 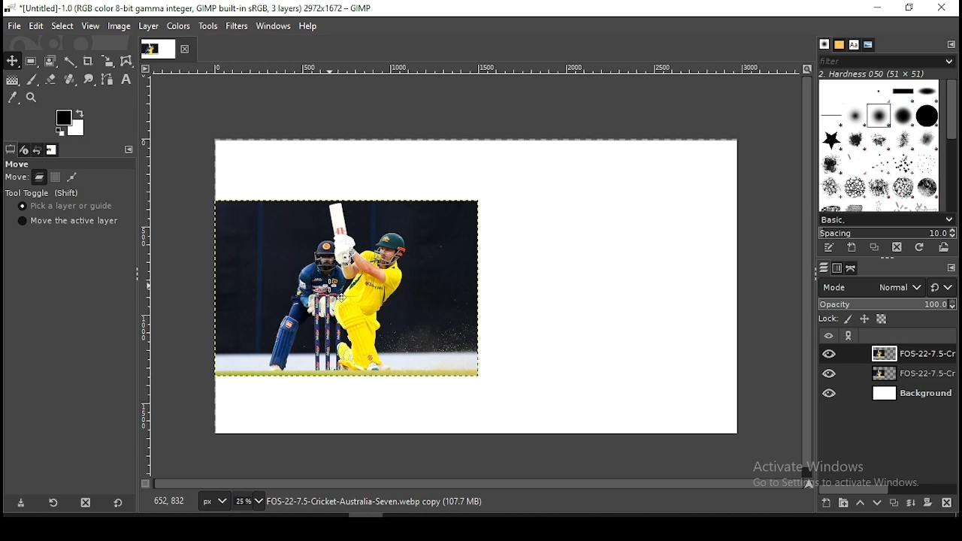 What do you see at coordinates (186, 9) in the screenshot?
I see `icon and file name` at bounding box center [186, 9].